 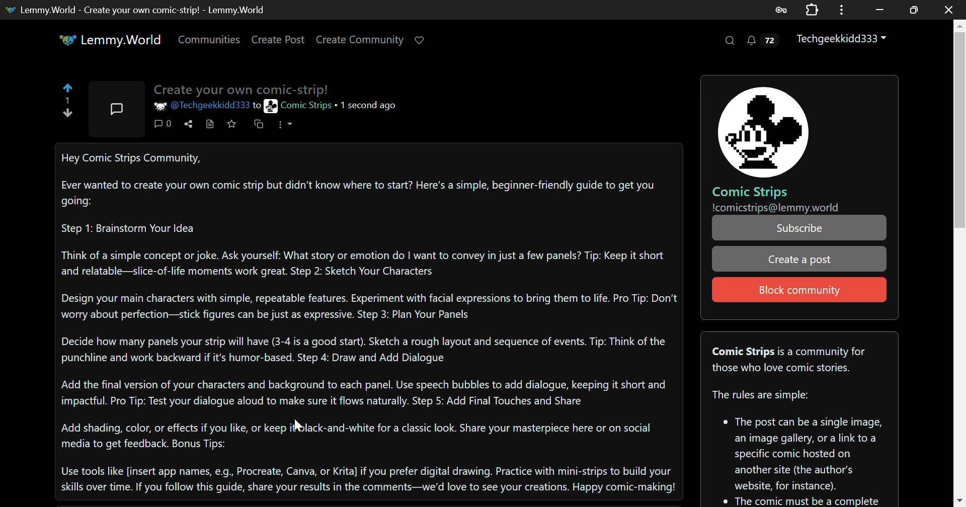 What do you see at coordinates (799, 228) in the screenshot?
I see `Subscribe` at bounding box center [799, 228].